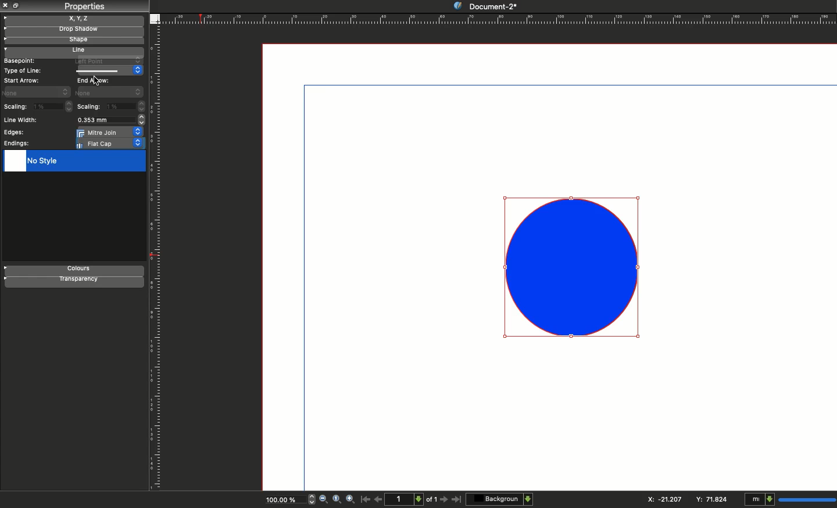 This screenshot has width=837, height=508. I want to click on 0.353, so click(109, 120).